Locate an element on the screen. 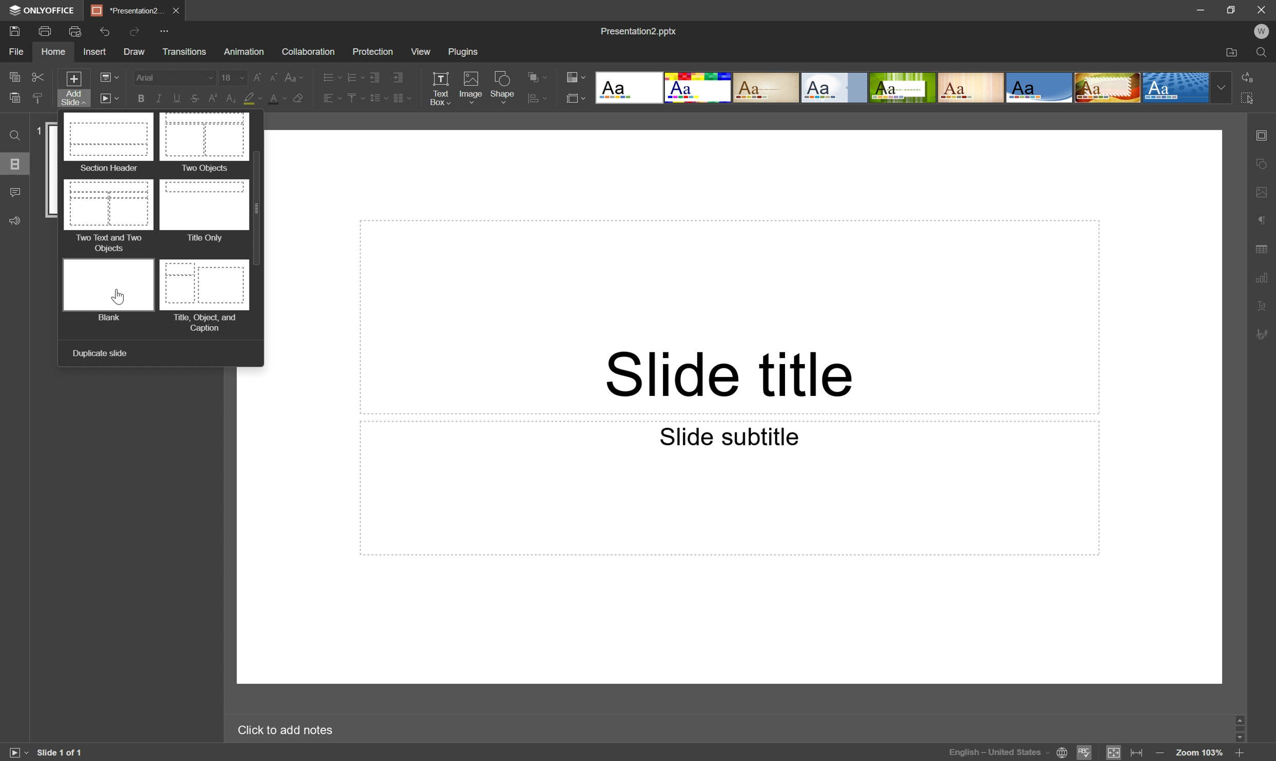  Start slideshow is located at coordinates (109, 98).